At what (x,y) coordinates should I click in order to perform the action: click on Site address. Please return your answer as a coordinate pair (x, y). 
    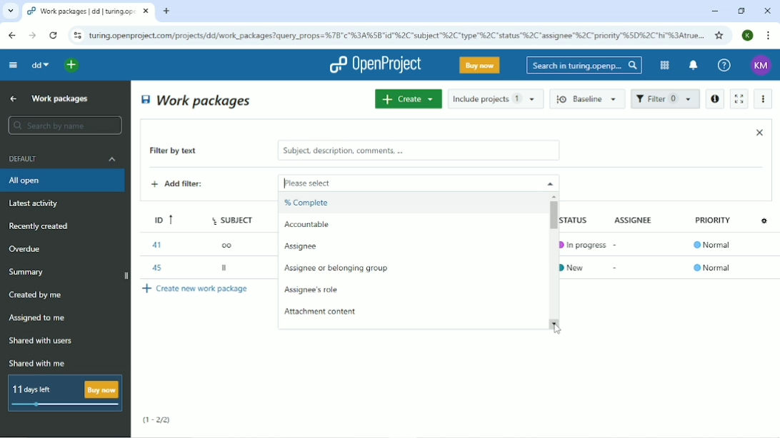
    Looking at the image, I should click on (396, 34).